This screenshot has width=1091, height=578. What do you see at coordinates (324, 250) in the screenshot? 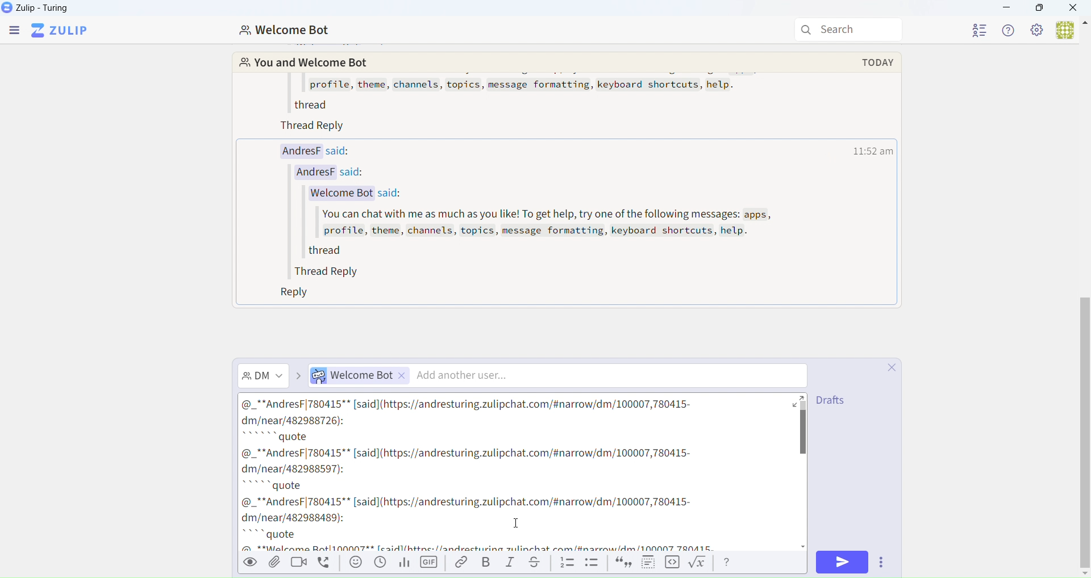
I see `thread` at bounding box center [324, 250].